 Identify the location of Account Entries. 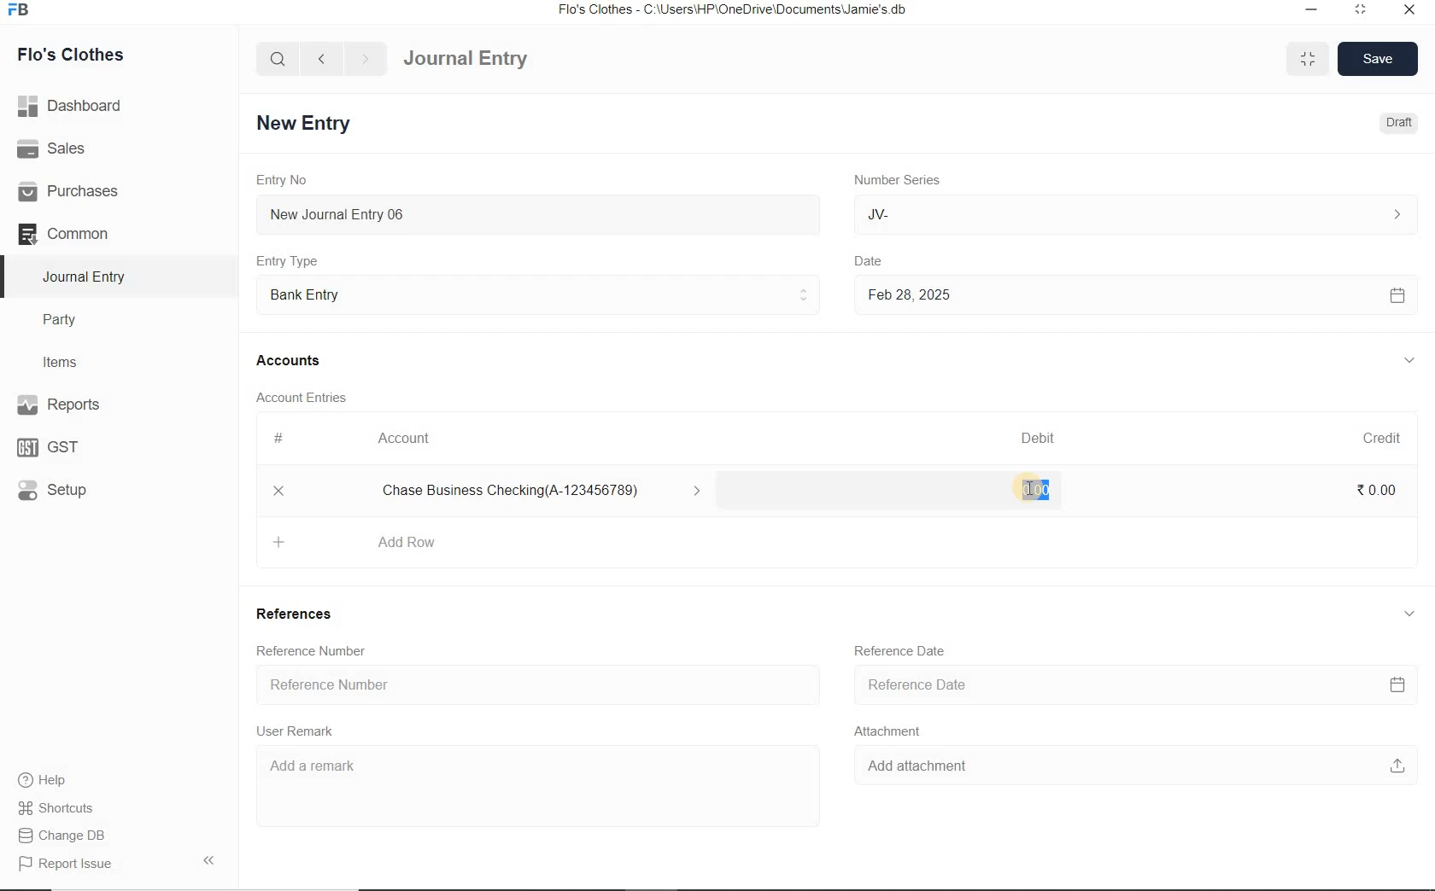
(308, 397).